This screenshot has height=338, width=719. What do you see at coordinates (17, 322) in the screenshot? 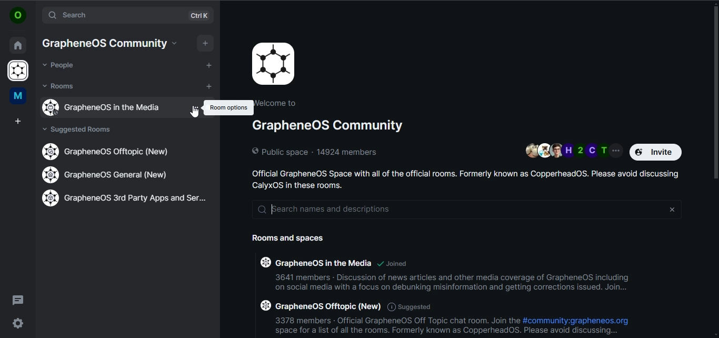
I see `quicker settings` at bounding box center [17, 322].